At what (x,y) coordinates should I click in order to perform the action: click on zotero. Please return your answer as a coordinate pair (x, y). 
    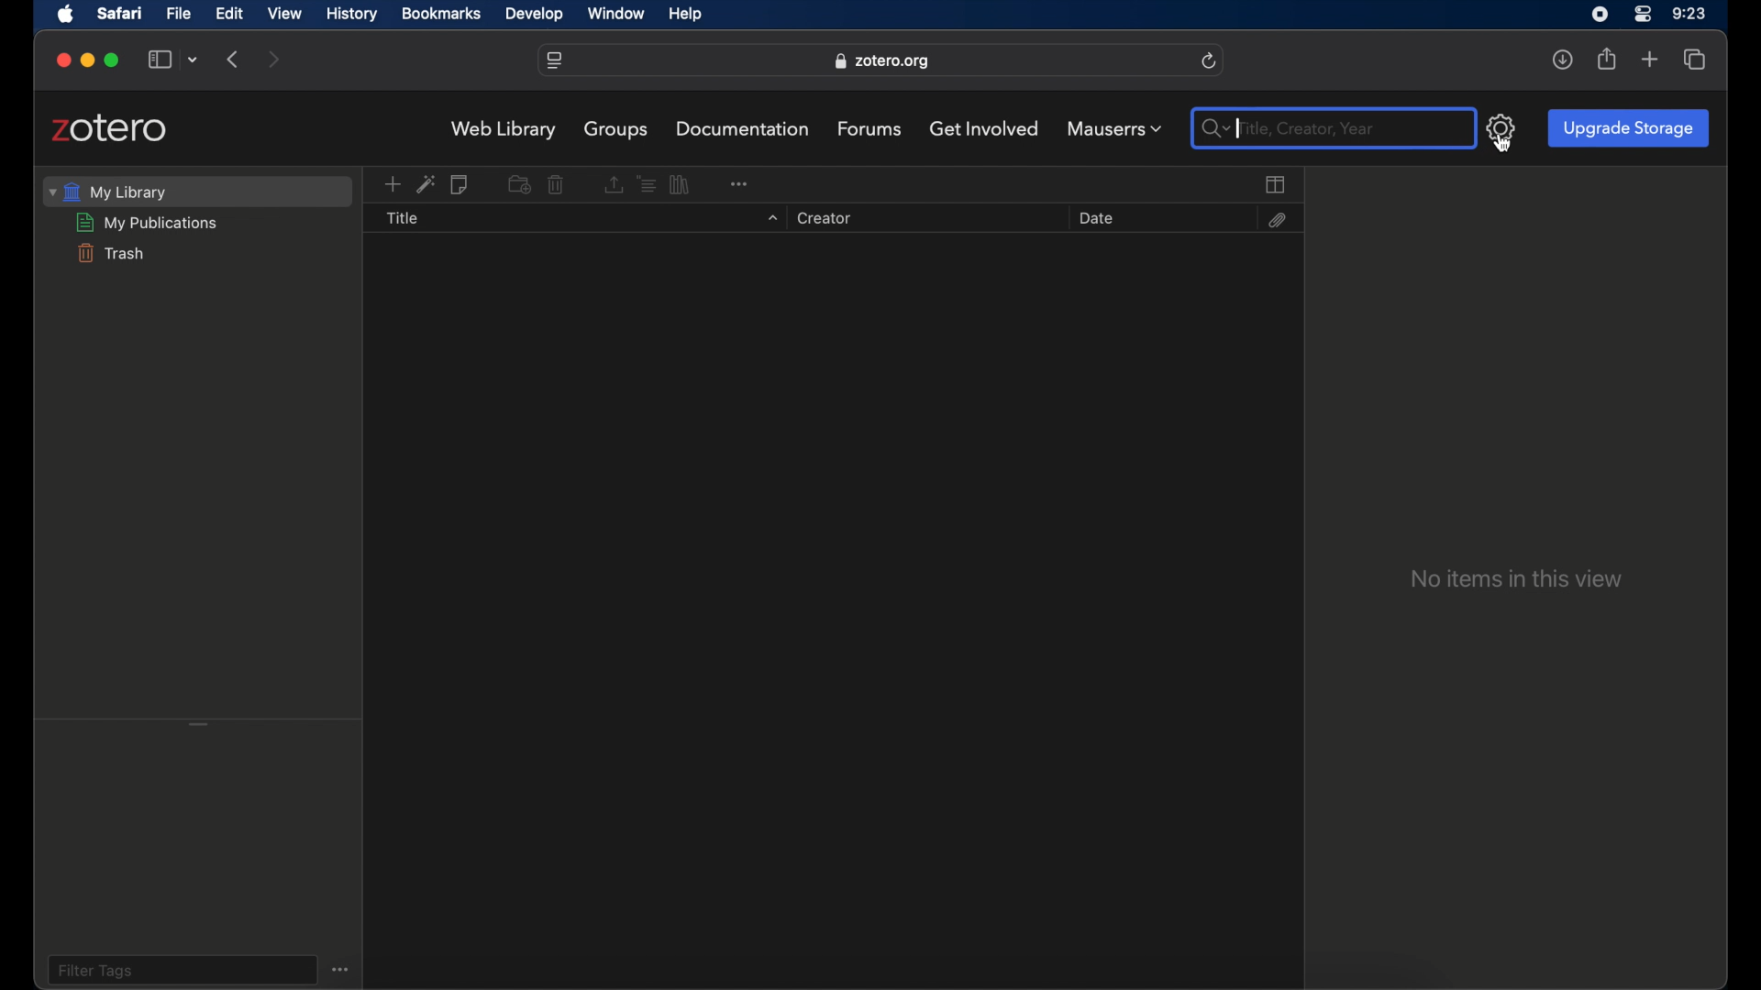
    Looking at the image, I should click on (110, 128).